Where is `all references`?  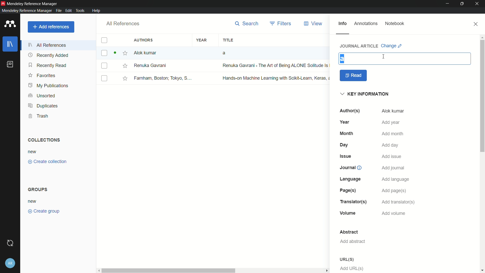 all references is located at coordinates (122, 24).